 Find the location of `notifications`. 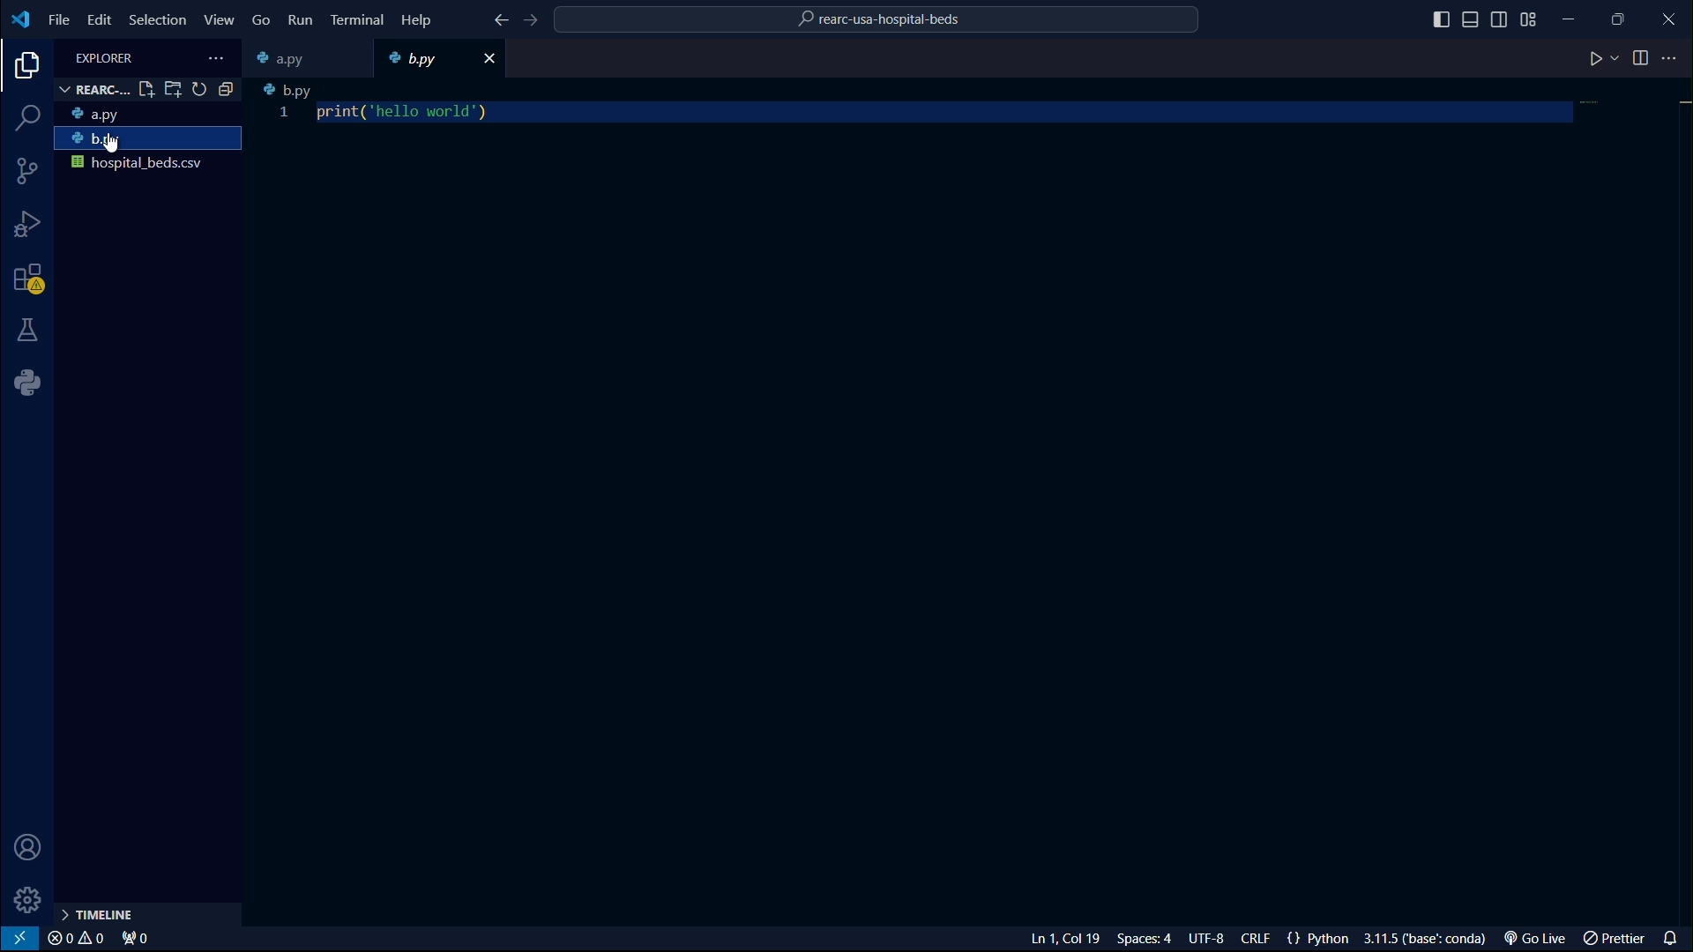

notifications is located at coordinates (1673, 936).